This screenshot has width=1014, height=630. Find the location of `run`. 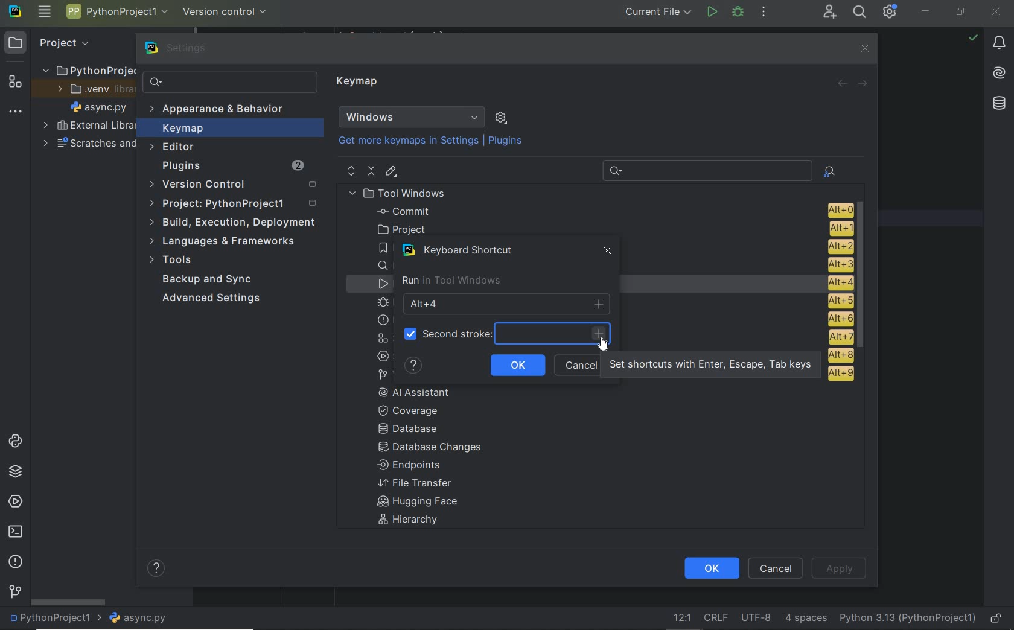

run is located at coordinates (712, 13).